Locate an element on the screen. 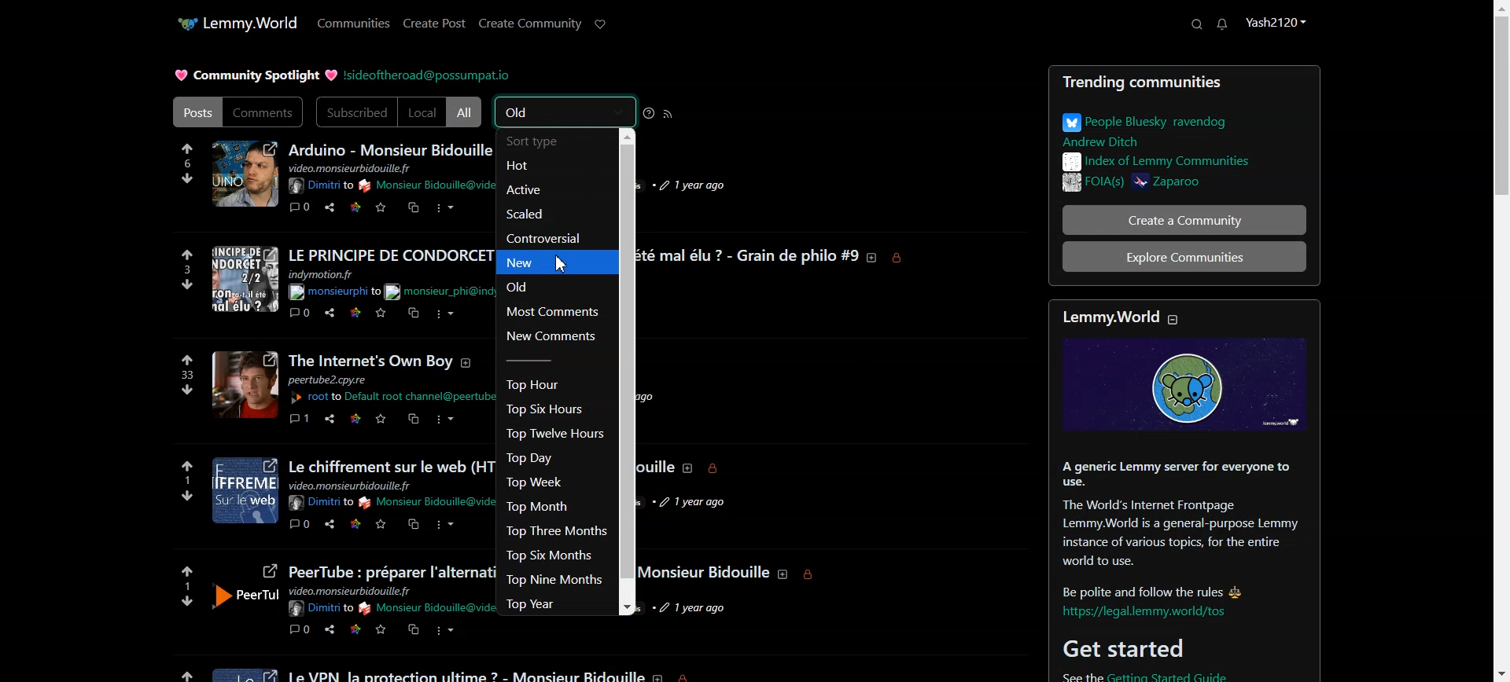  text is located at coordinates (319, 502).